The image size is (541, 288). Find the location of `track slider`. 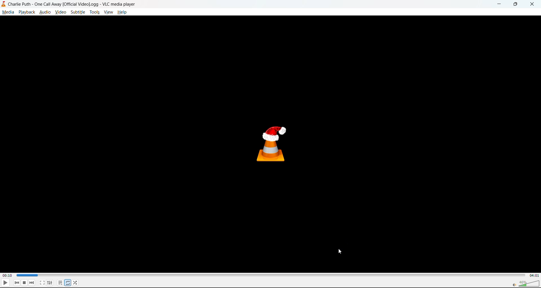

track slider is located at coordinates (269, 275).